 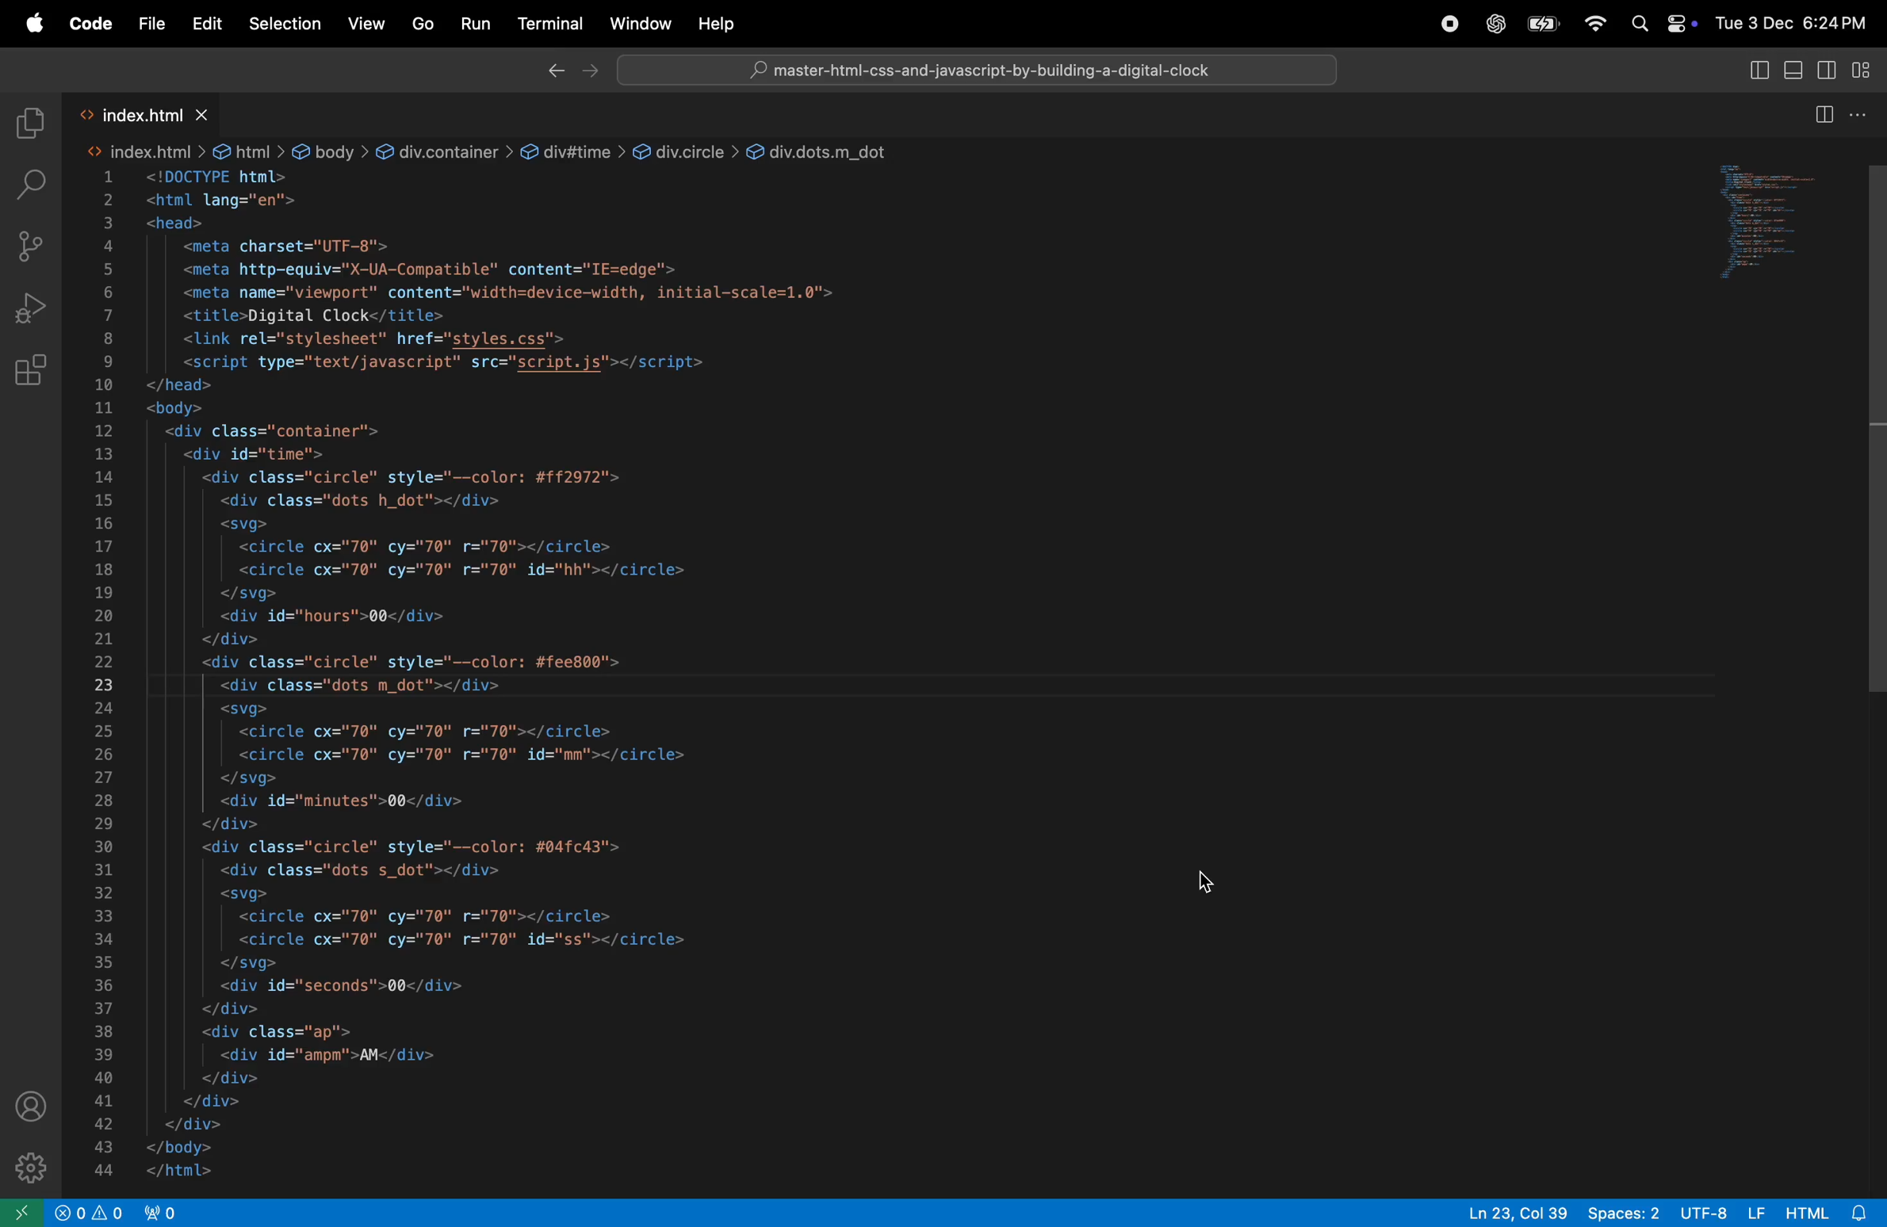 I want to click on new port, so click(x=169, y=1211).